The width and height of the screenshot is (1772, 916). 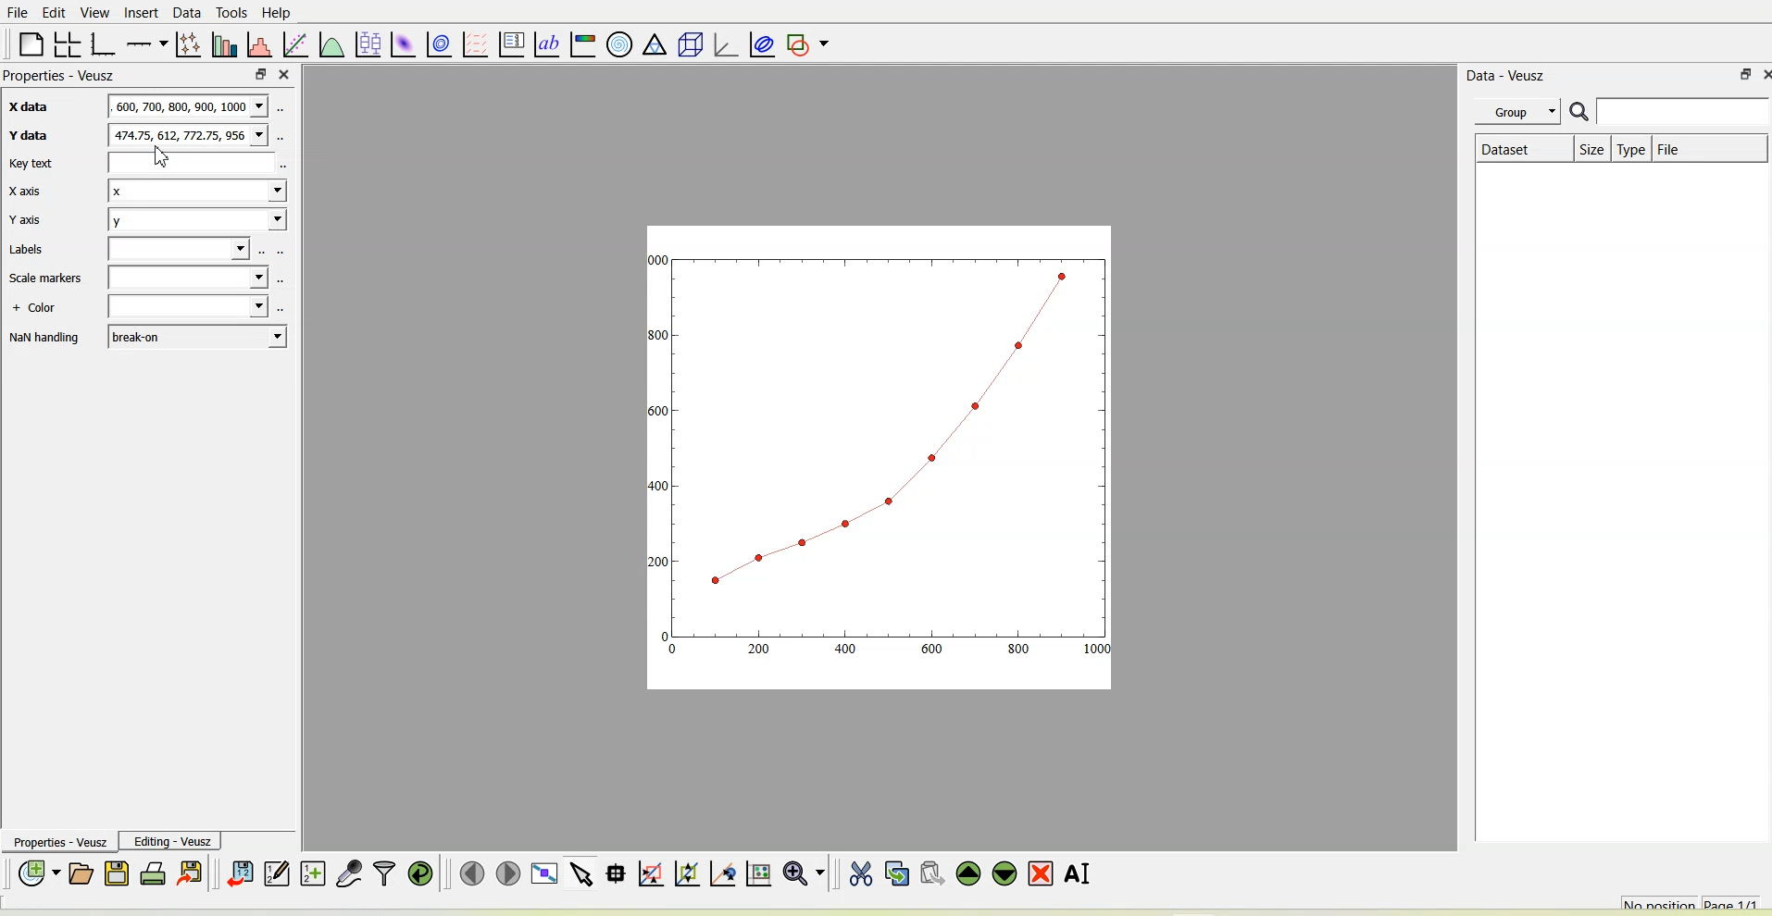 I want to click on X axis, so click(x=28, y=191).